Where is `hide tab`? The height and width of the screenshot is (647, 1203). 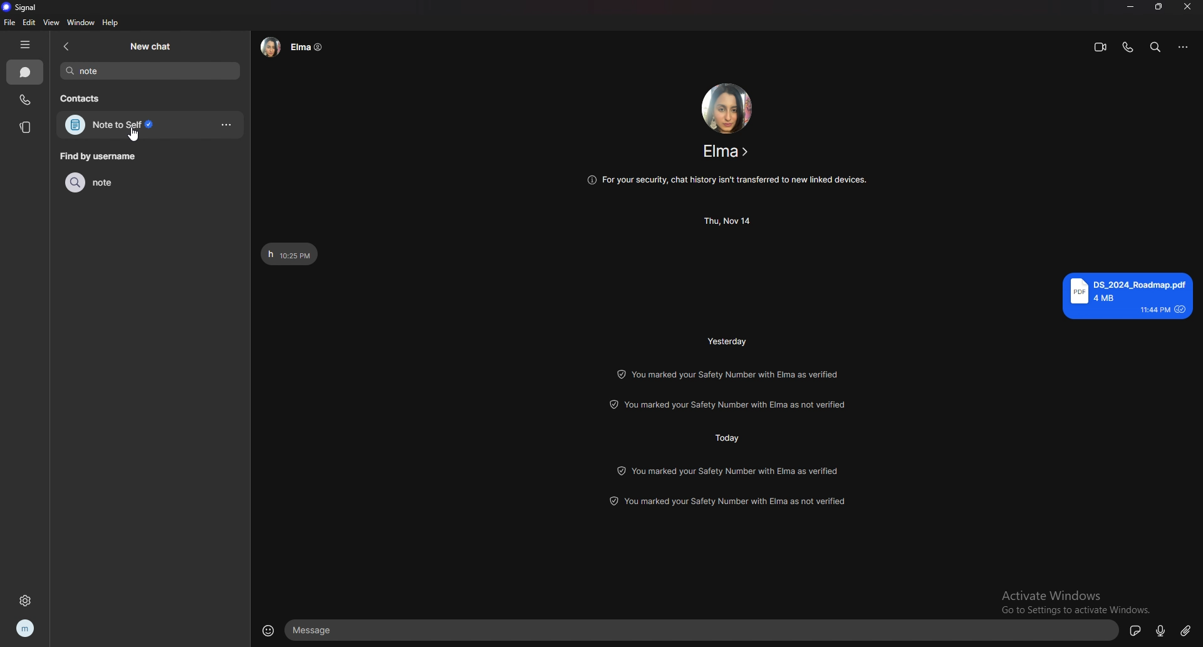 hide tab is located at coordinates (24, 45).